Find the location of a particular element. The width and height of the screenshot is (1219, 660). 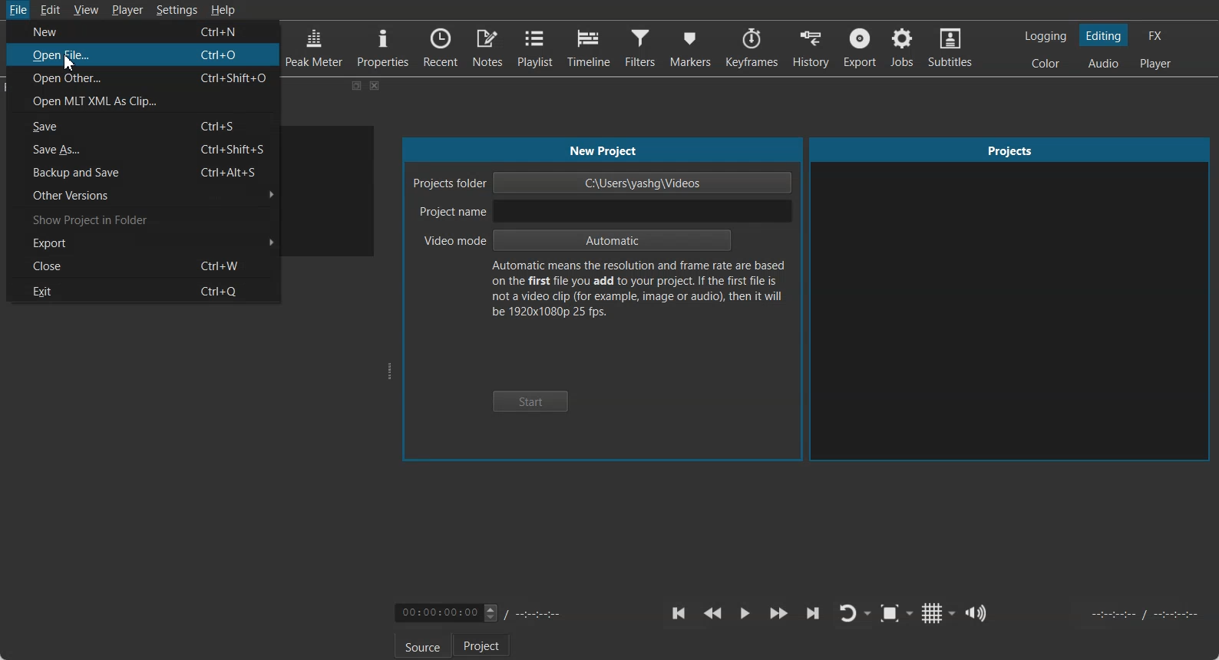

Ctrl+Alt+S is located at coordinates (230, 172).